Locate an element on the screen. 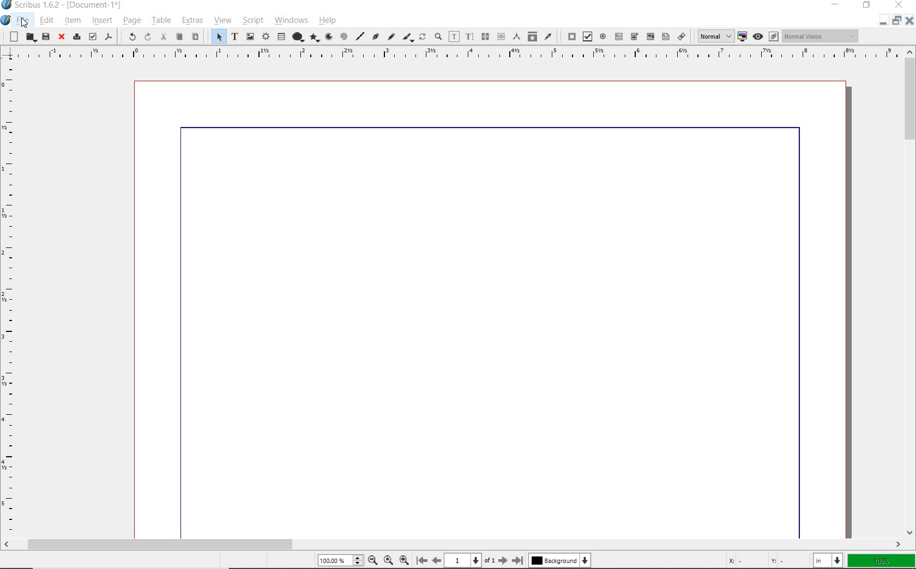 The width and height of the screenshot is (916, 569). save is located at coordinates (45, 38).